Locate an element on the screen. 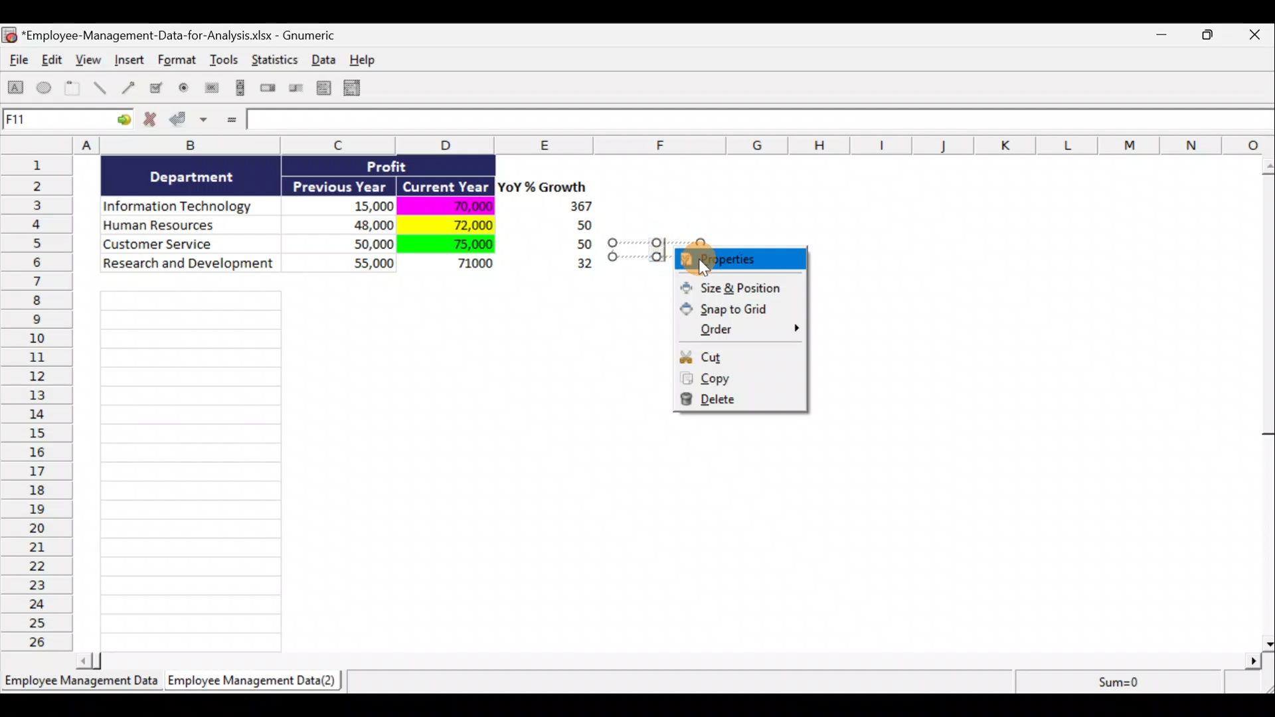  Sheet 2 is located at coordinates (256, 684).